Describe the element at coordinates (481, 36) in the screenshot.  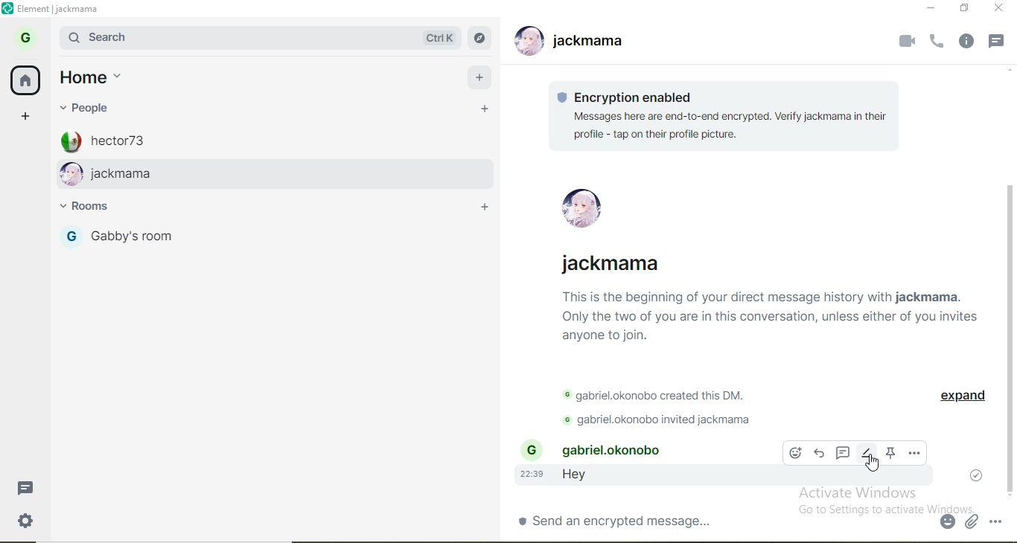
I see `navigate` at that location.